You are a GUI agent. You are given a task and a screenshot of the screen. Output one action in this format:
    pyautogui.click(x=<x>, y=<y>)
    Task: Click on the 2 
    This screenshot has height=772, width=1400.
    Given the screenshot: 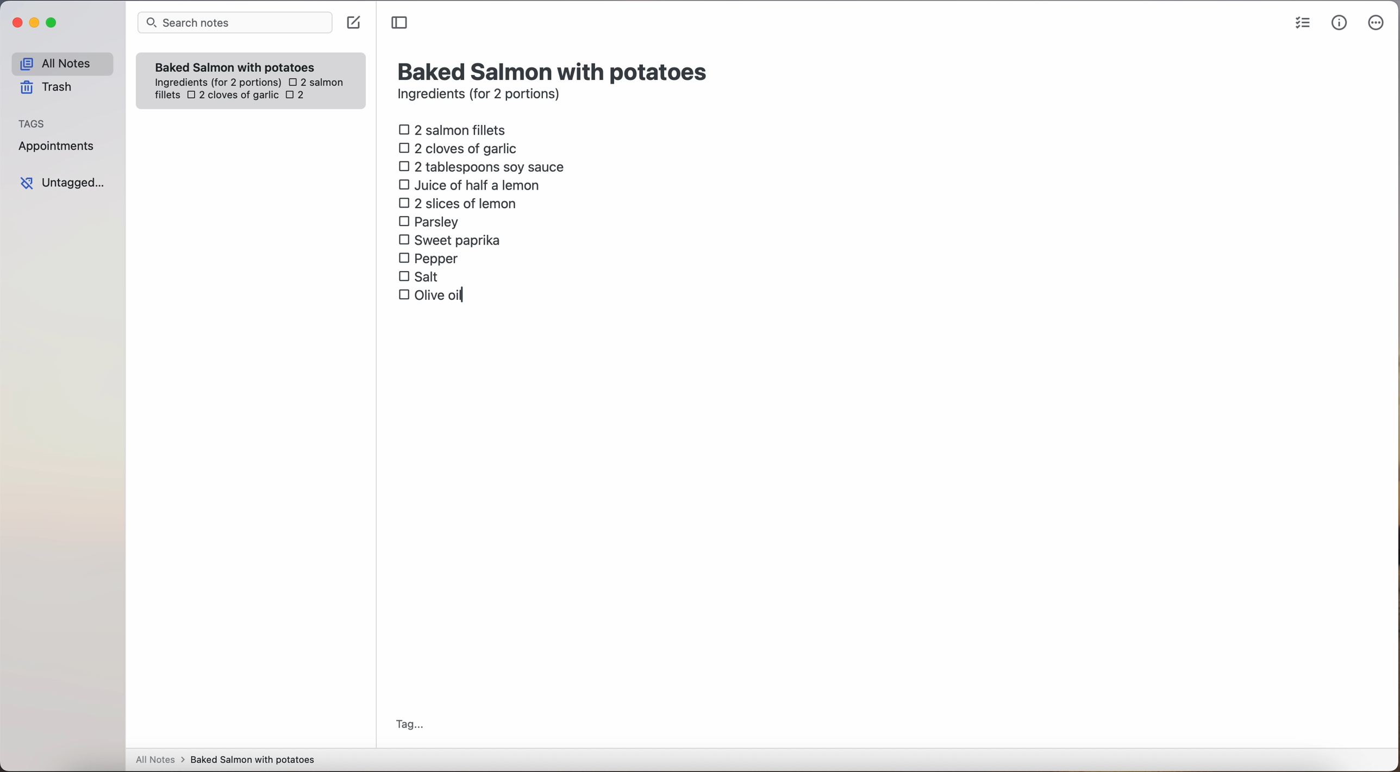 What is the action you would take?
    pyautogui.click(x=298, y=96)
    